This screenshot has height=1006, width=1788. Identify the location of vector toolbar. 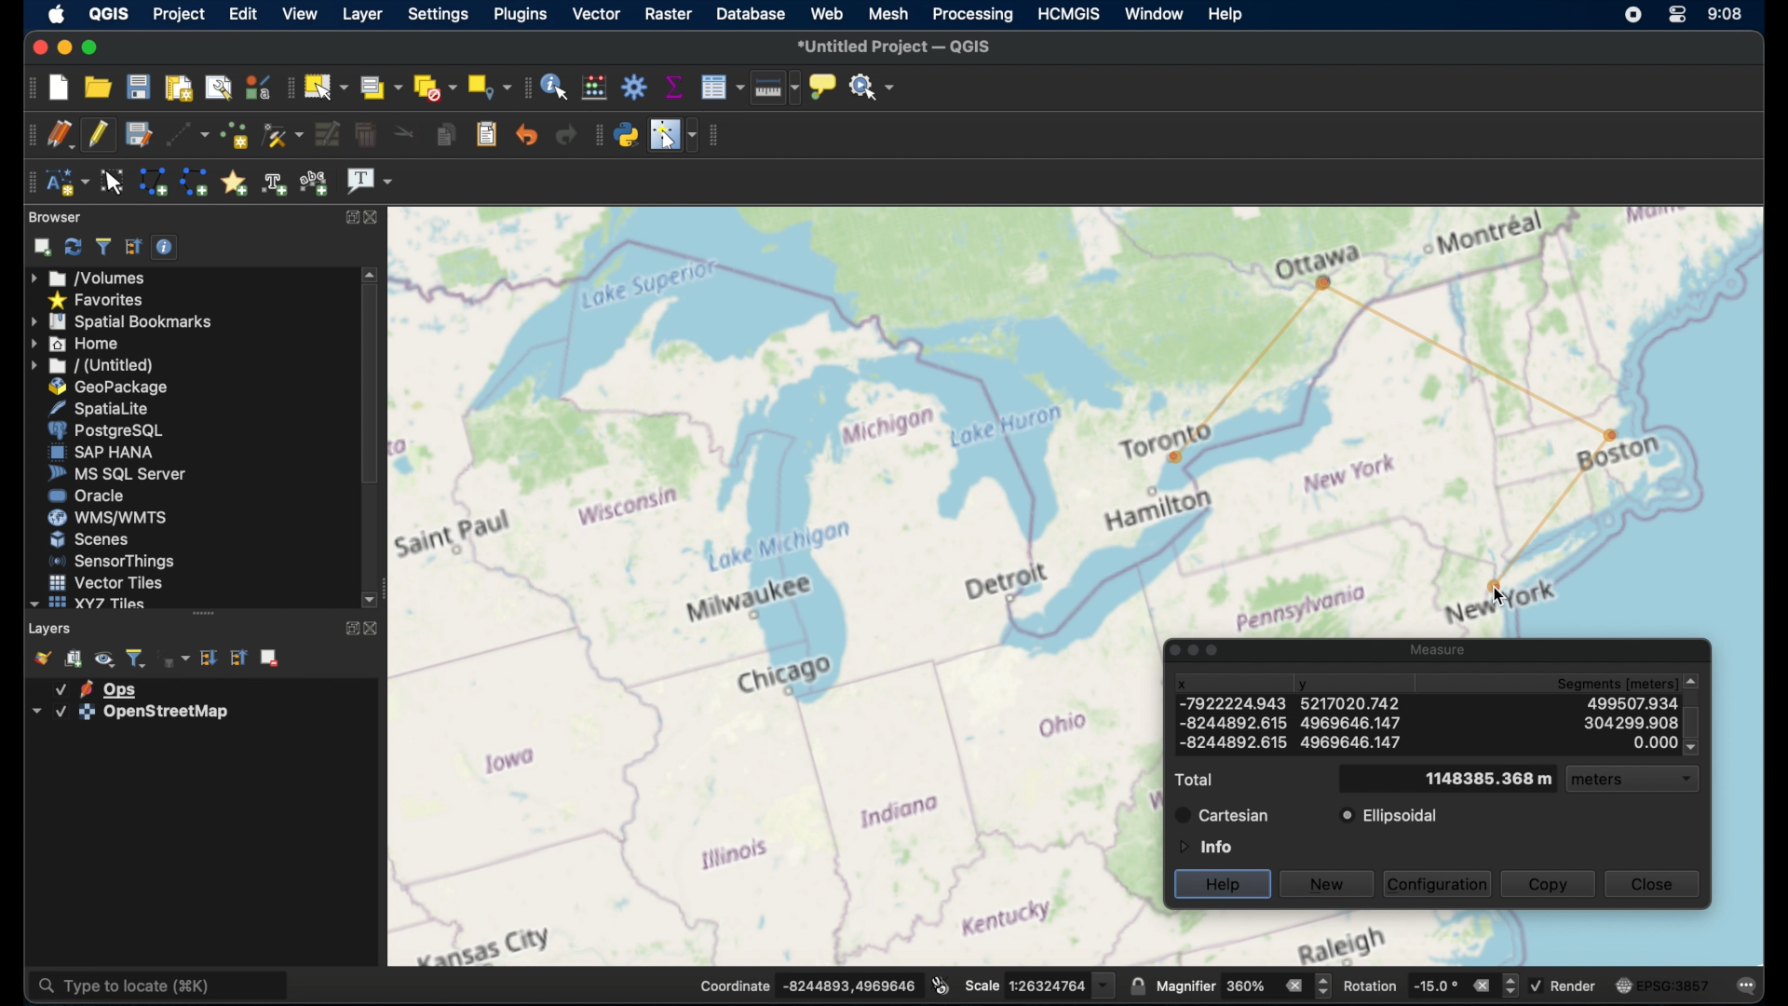
(717, 136).